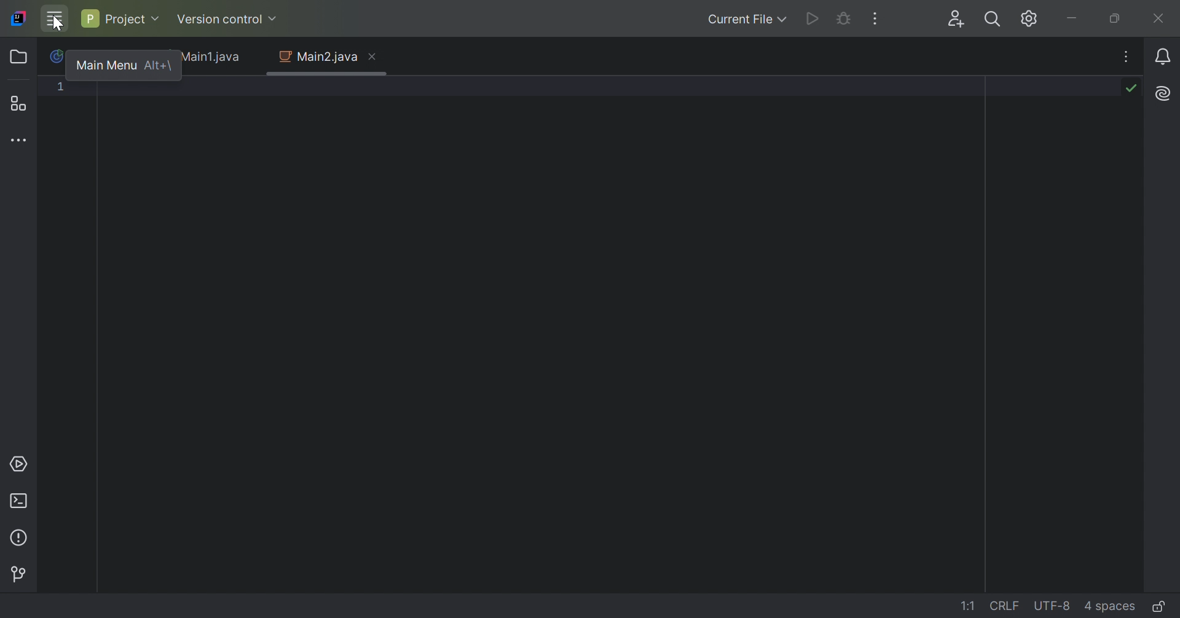 This screenshot has height=618, width=1180. What do you see at coordinates (1074, 18) in the screenshot?
I see `Minimize` at bounding box center [1074, 18].